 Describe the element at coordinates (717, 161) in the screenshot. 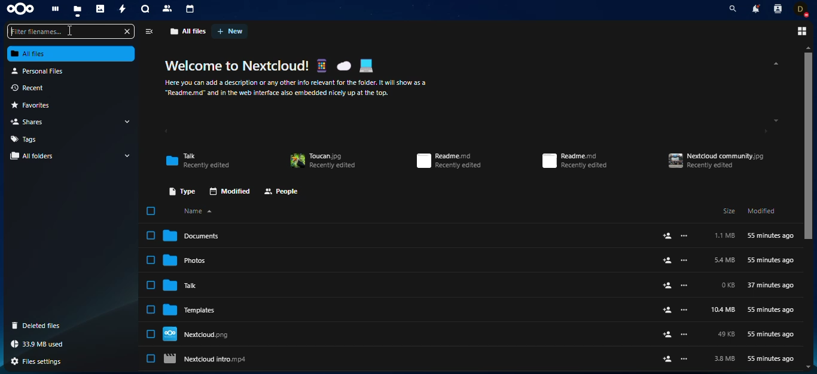

I see `Nextdoud community.jpg Recently edited` at that location.